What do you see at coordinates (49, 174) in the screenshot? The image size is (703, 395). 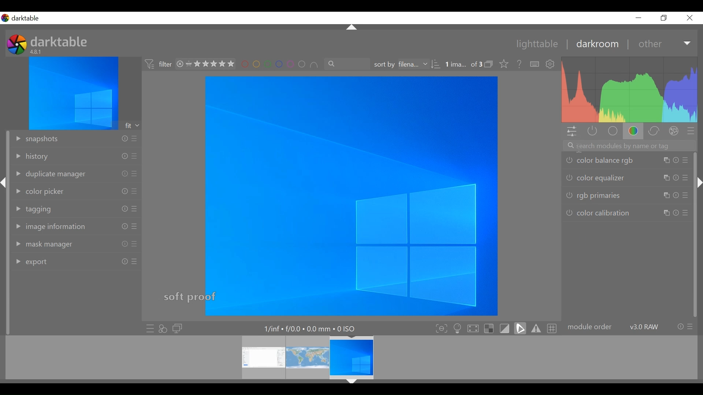 I see `duplicate manager` at bounding box center [49, 174].